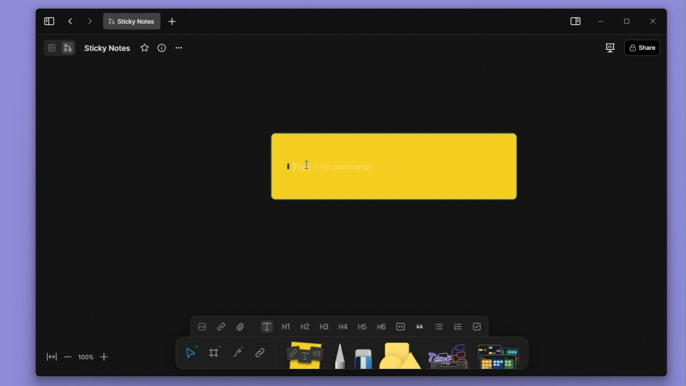 Image resolution: width=686 pixels, height=386 pixels. What do you see at coordinates (49, 25) in the screenshot?
I see `collapse sidebar` at bounding box center [49, 25].